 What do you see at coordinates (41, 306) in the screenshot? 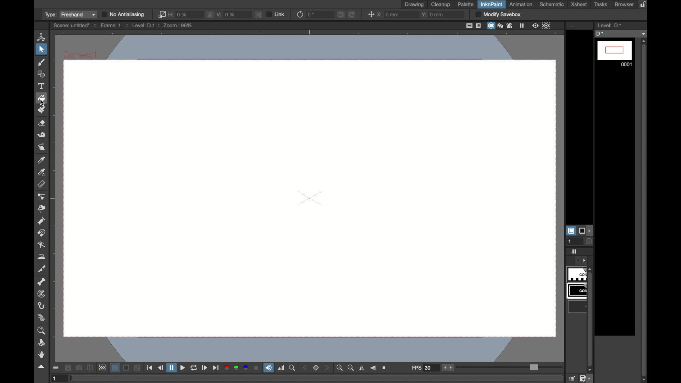
I see `hook tool` at bounding box center [41, 306].